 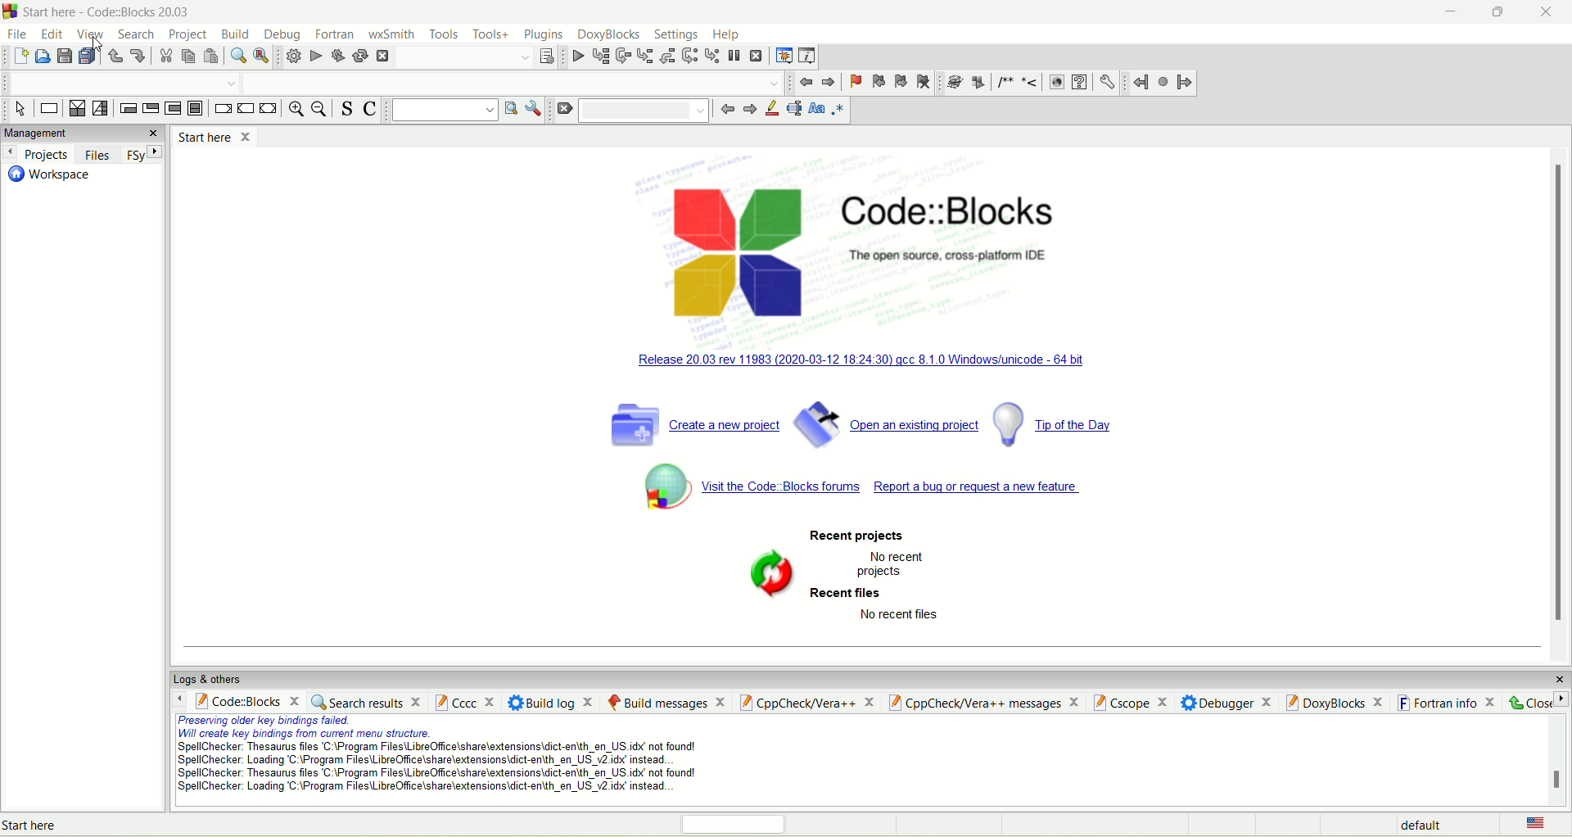 What do you see at coordinates (464, 703) in the screenshot?
I see `Cccc` at bounding box center [464, 703].